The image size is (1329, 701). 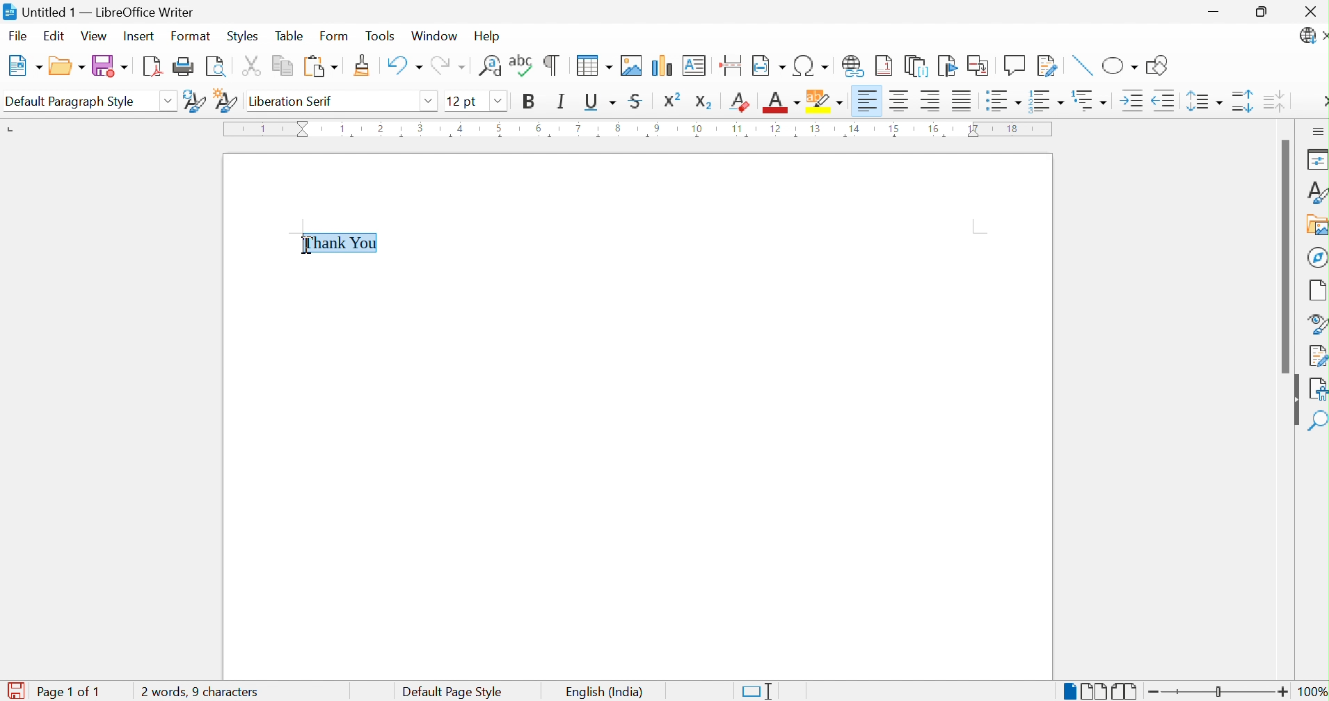 What do you see at coordinates (321, 67) in the screenshot?
I see `Paste` at bounding box center [321, 67].